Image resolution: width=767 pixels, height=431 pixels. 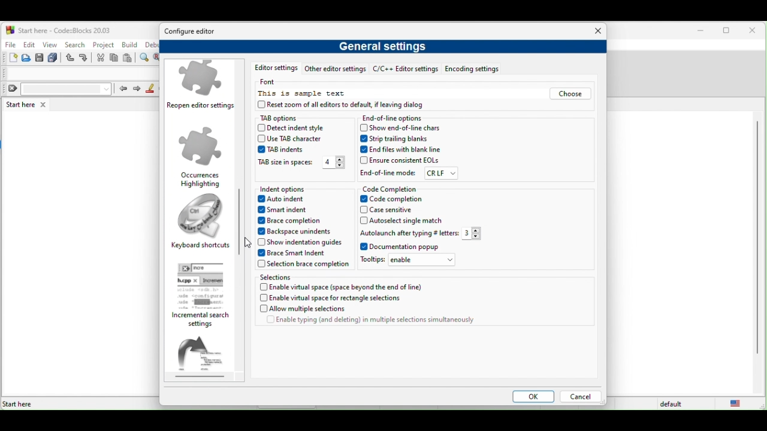 I want to click on cancel, so click(x=580, y=397).